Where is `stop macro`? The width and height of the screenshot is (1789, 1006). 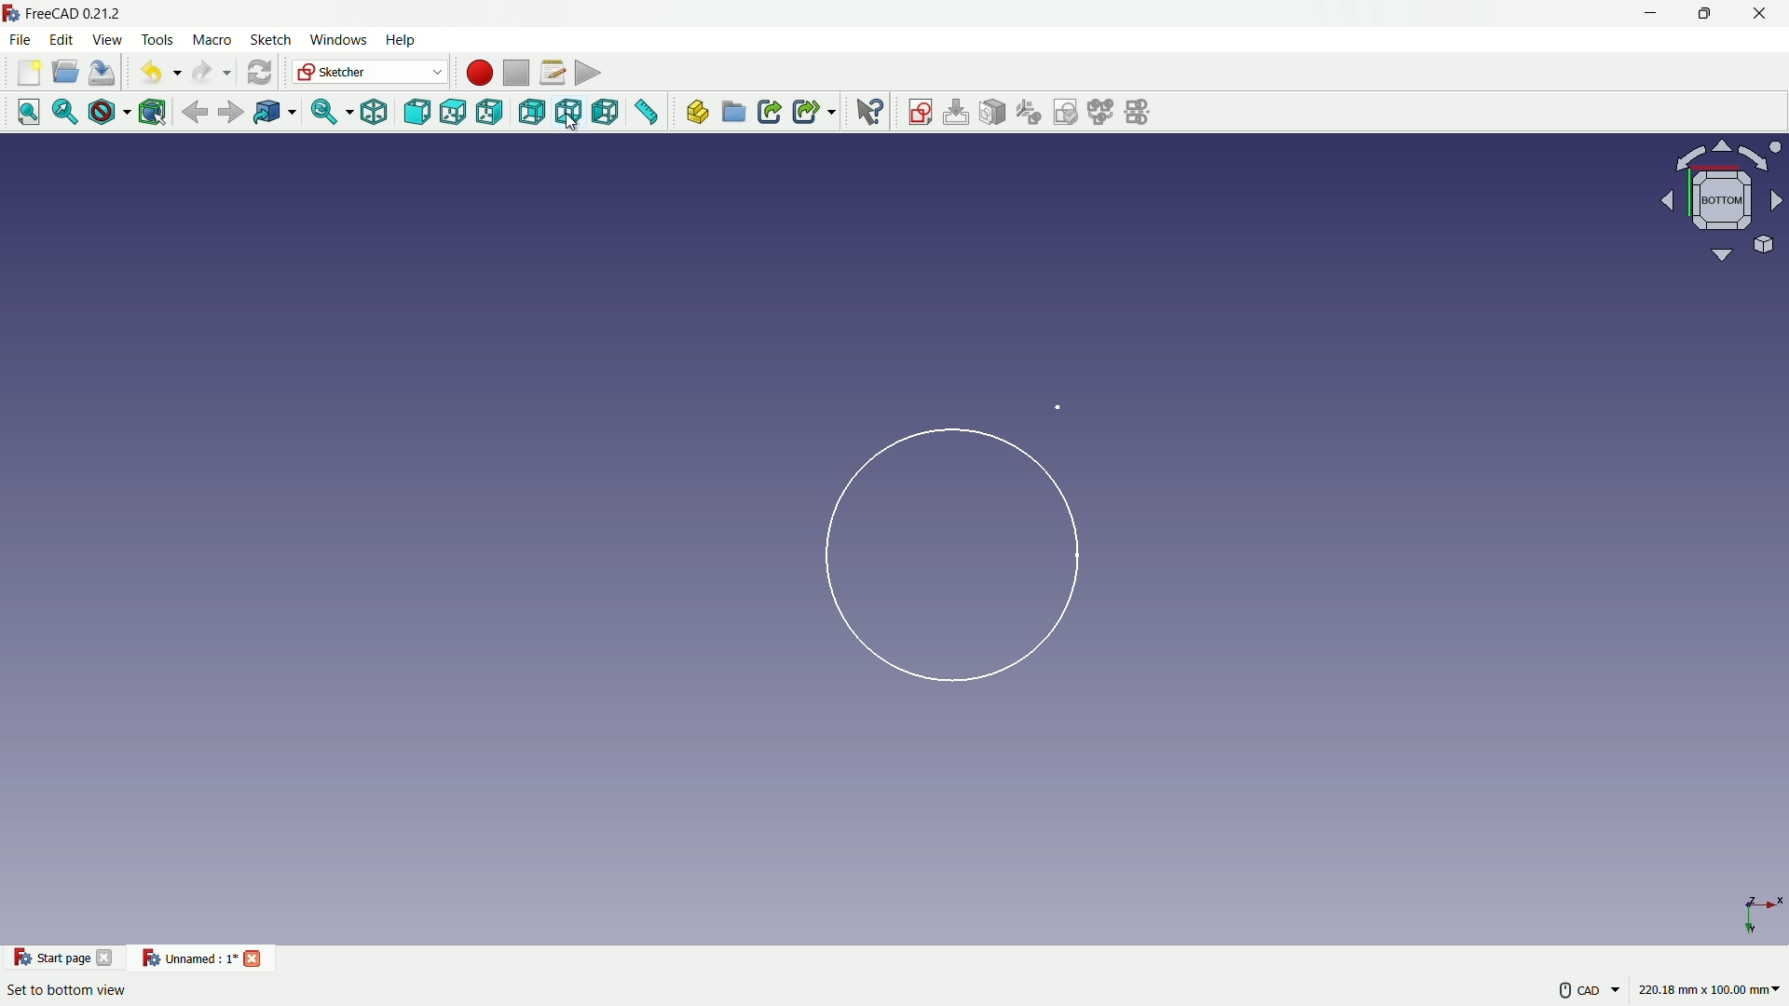
stop macro is located at coordinates (515, 71).